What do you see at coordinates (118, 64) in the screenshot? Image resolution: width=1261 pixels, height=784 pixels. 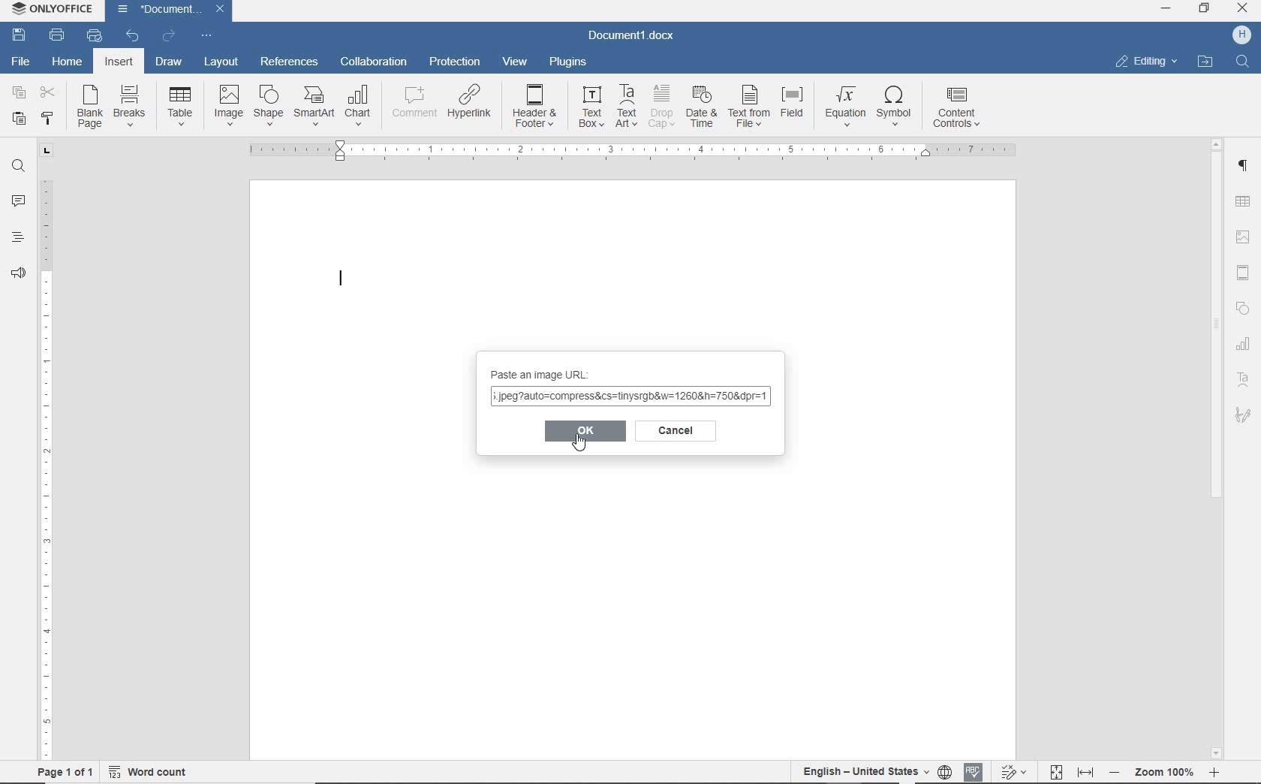 I see `insert` at bounding box center [118, 64].